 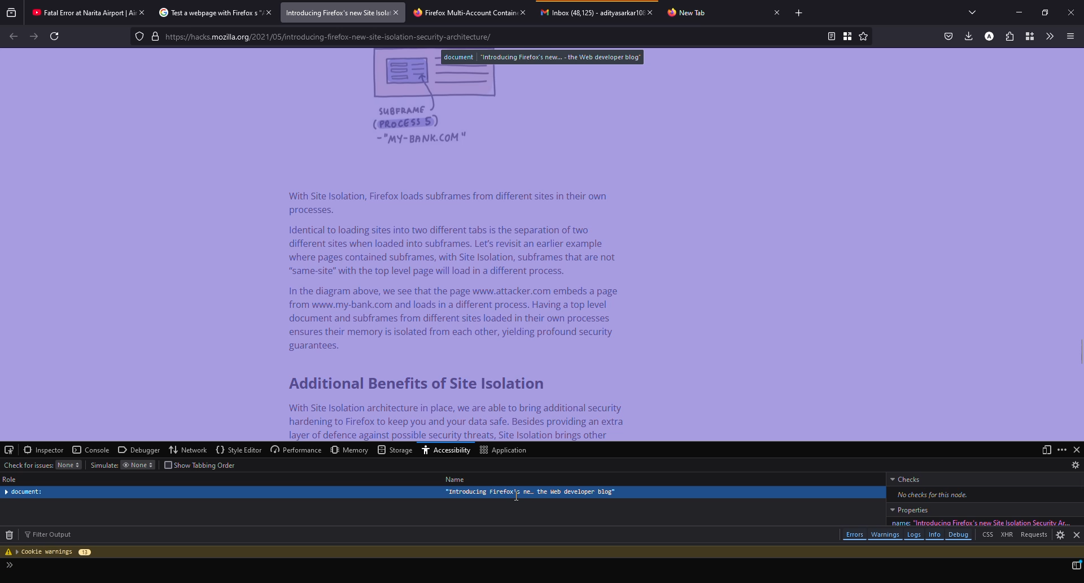 What do you see at coordinates (1061, 449) in the screenshot?
I see `more` at bounding box center [1061, 449].